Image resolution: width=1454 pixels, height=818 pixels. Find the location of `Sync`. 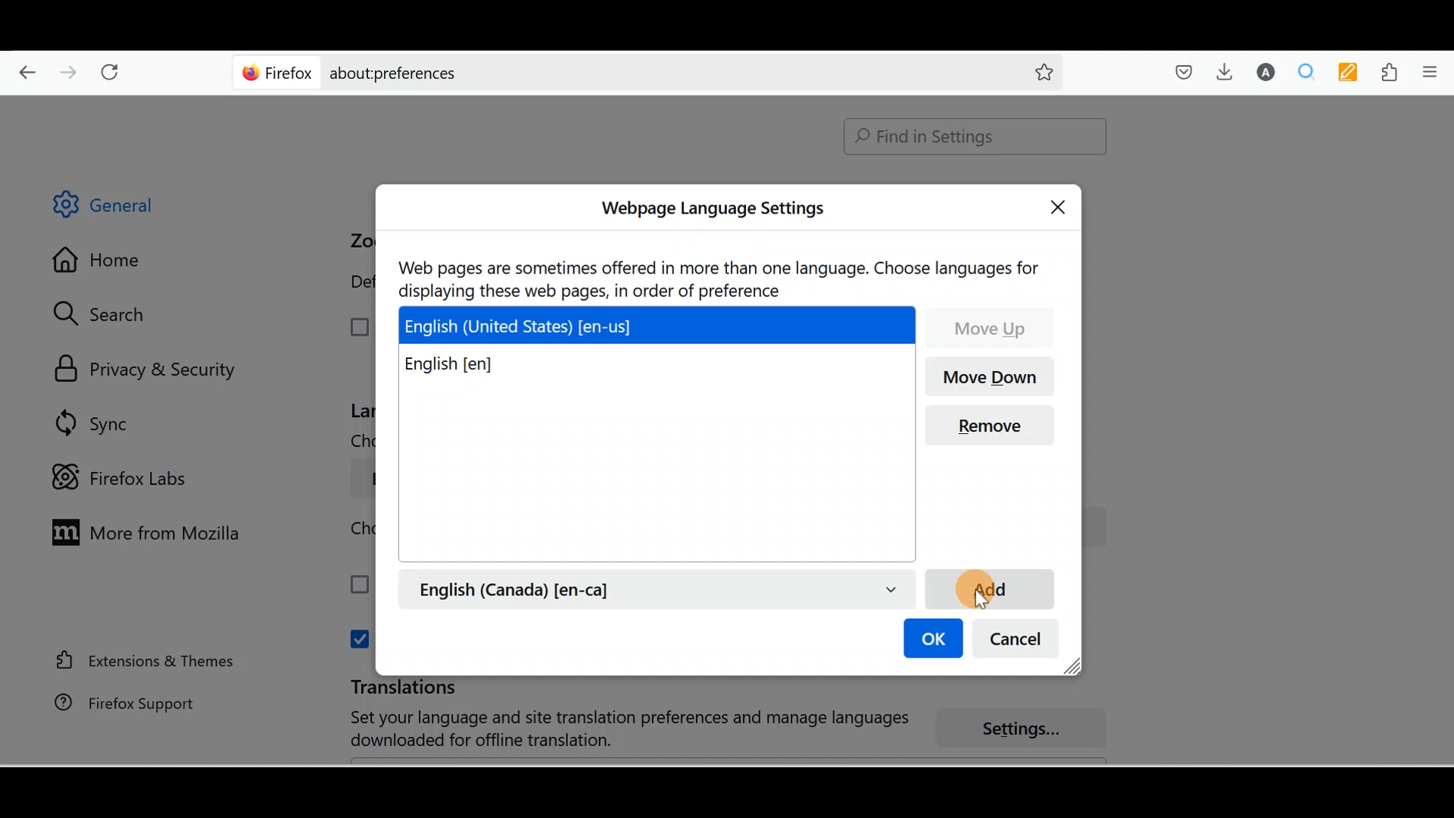

Sync is located at coordinates (95, 423).